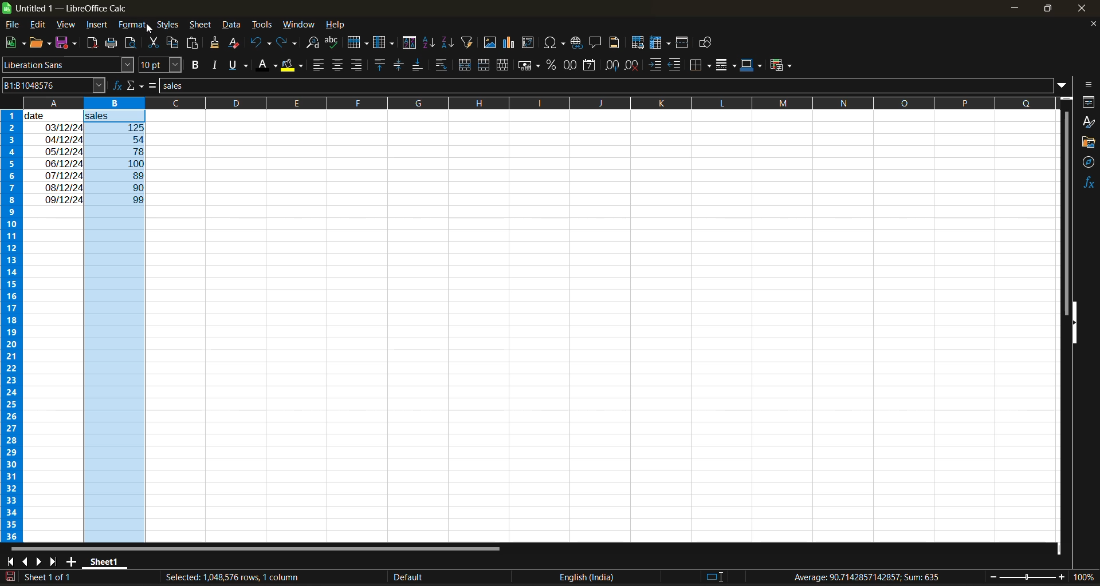 Image resolution: width=1100 pixels, height=586 pixels. What do you see at coordinates (131, 41) in the screenshot?
I see `toggle print preview` at bounding box center [131, 41].